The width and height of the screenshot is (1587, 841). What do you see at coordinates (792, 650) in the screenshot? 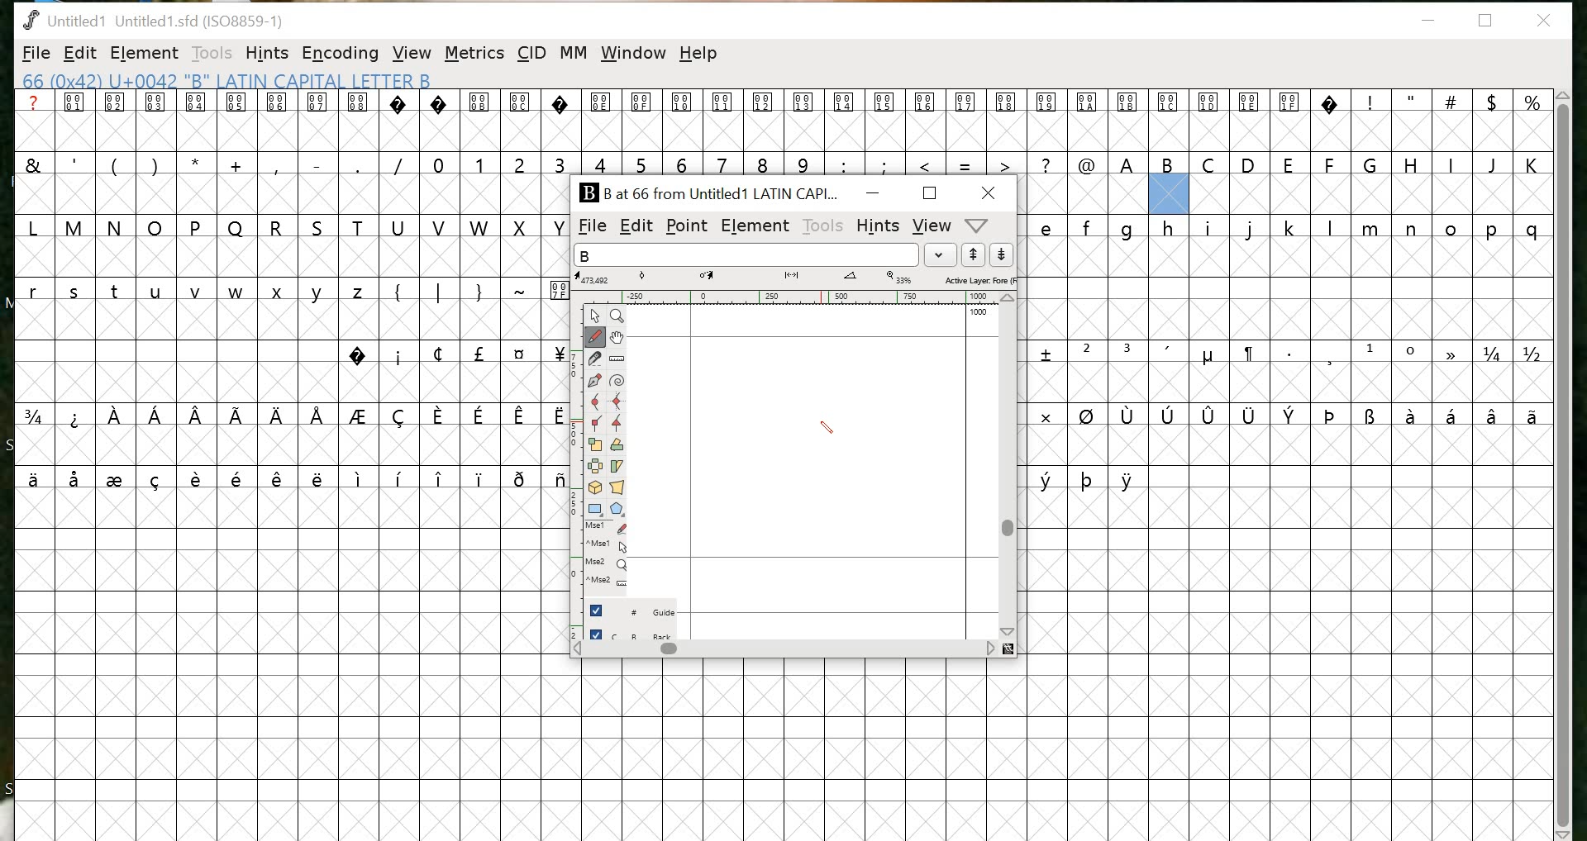
I see `scrollbar` at bounding box center [792, 650].